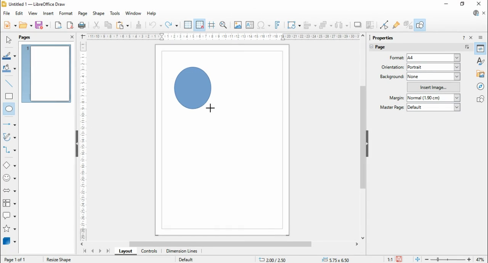 This screenshot has width=488, height=263. What do you see at coordinates (125, 251) in the screenshot?
I see `layout` at bounding box center [125, 251].